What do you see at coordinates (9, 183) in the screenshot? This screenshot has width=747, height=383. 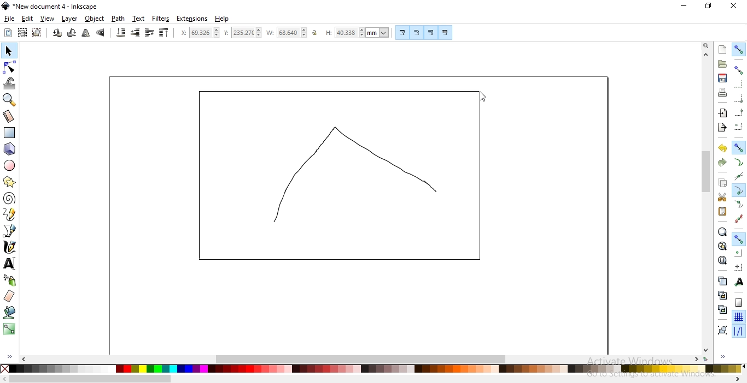 I see `create stars and polygons` at bounding box center [9, 183].